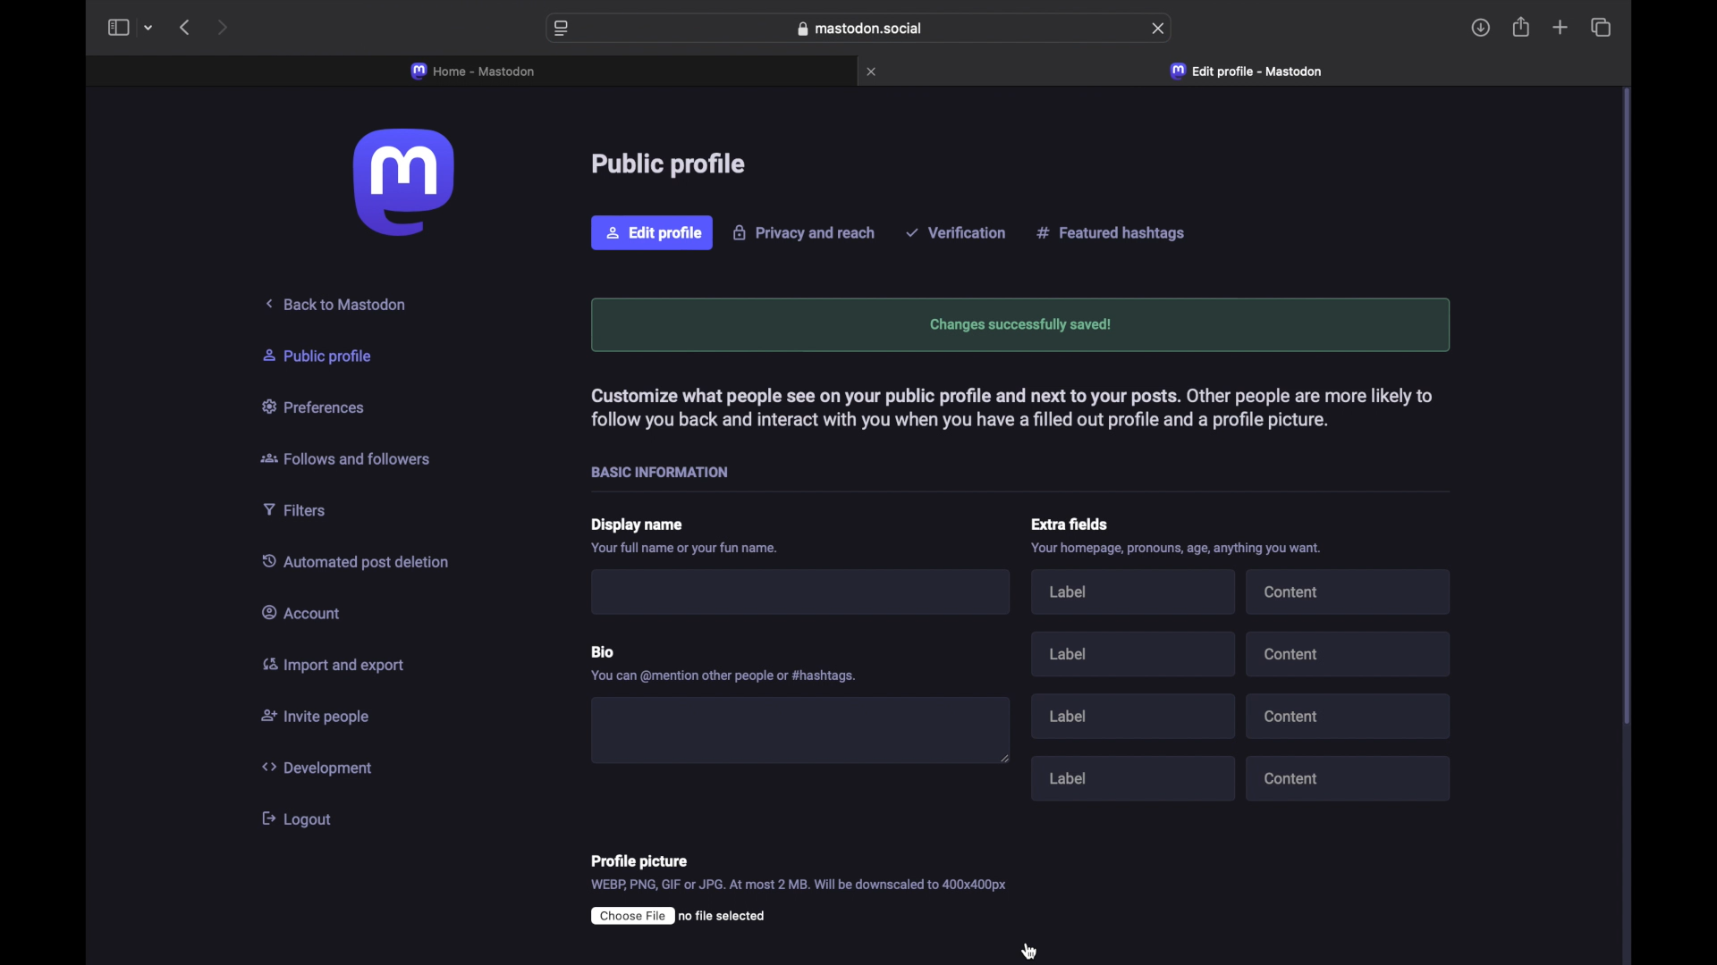 Image resolution: width=1717 pixels, height=965 pixels. What do you see at coordinates (1346, 714) in the screenshot?
I see `content` at bounding box center [1346, 714].